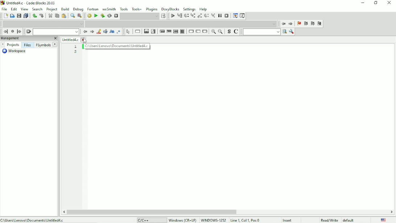  Describe the element at coordinates (181, 24) in the screenshot. I see `Drop down` at that location.